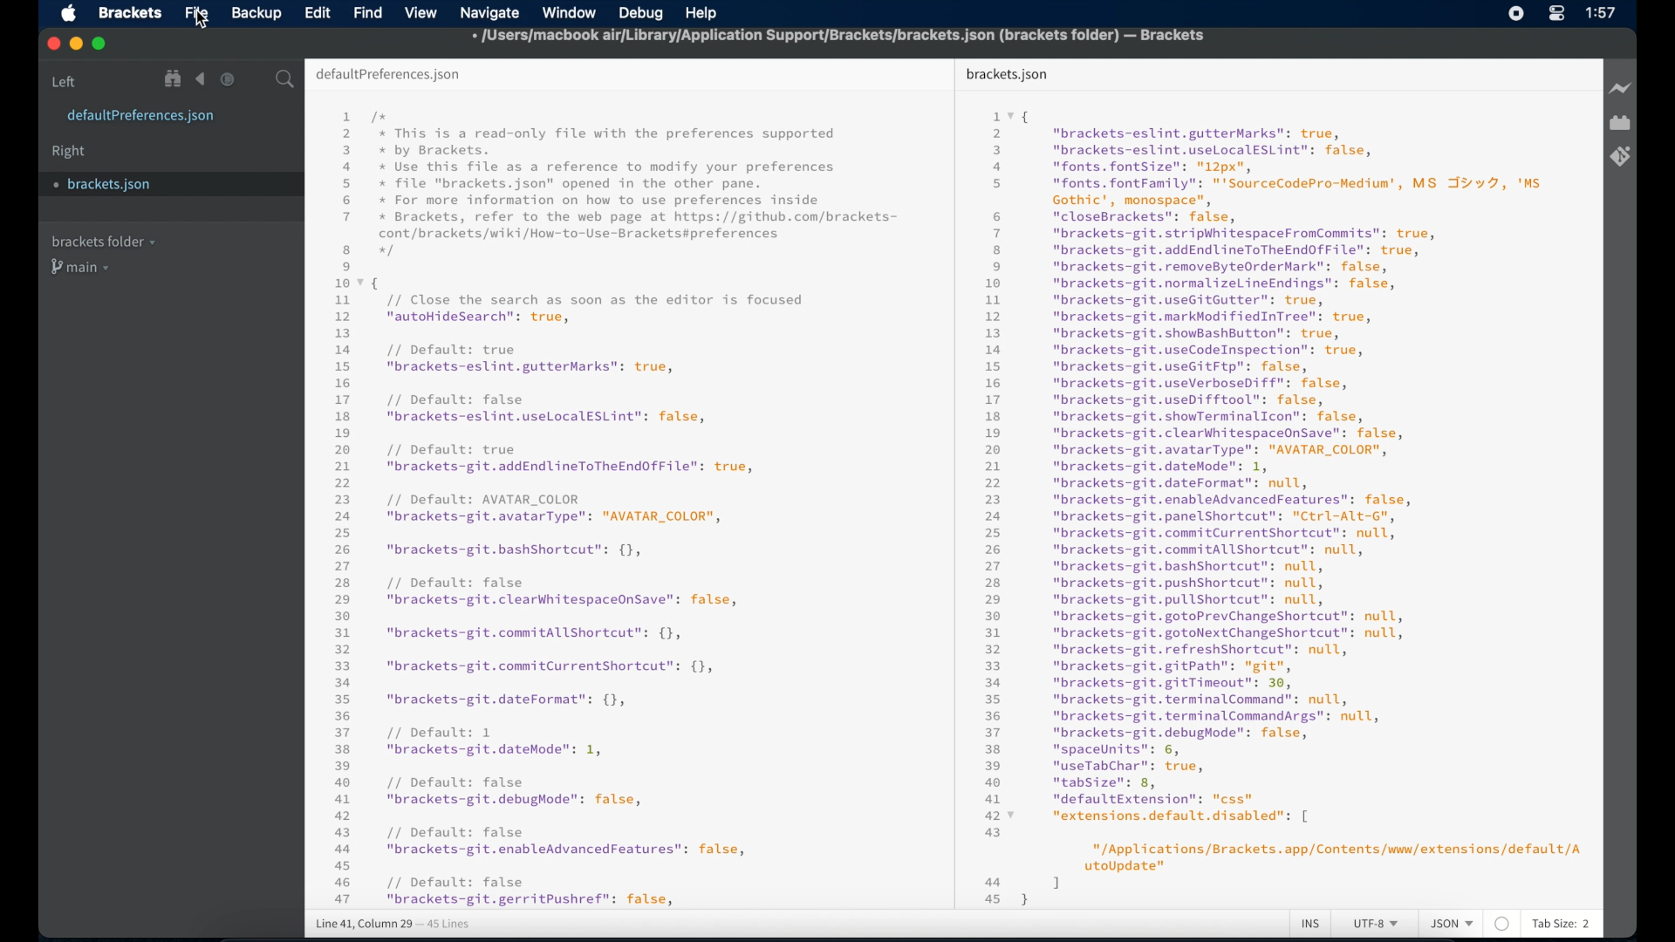 Image resolution: width=1675 pixels, height=942 pixels. I want to click on extension manager, so click(1620, 124).